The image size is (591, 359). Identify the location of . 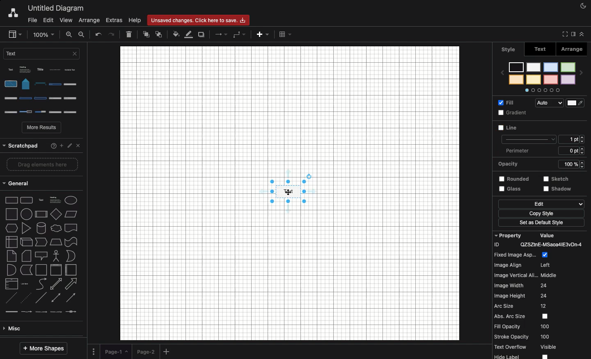
(540, 224).